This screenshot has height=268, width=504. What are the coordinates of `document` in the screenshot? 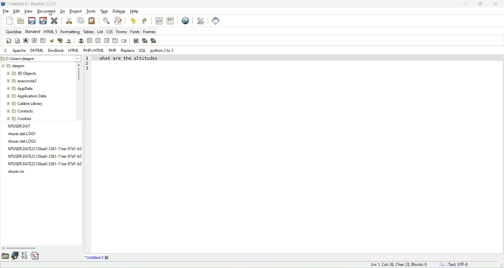 It's located at (46, 11).